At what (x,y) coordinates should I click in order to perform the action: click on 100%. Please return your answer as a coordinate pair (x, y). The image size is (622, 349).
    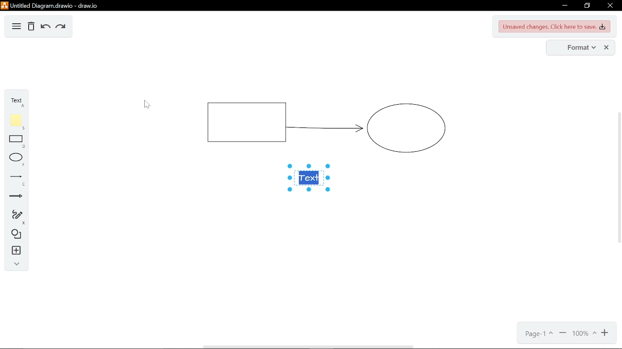
    Looking at the image, I should click on (584, 333).